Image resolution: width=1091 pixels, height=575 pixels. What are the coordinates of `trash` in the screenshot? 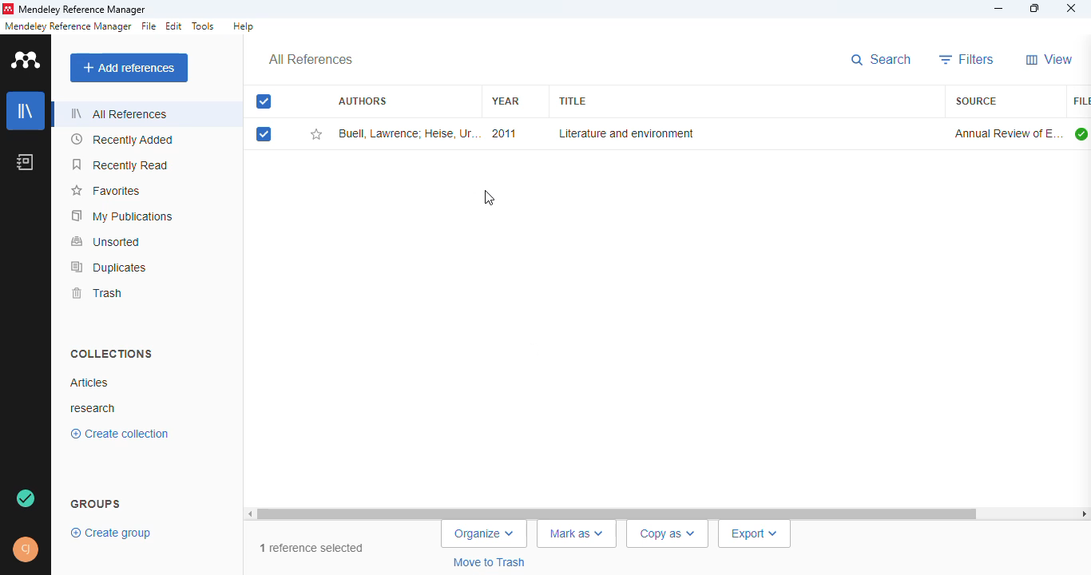 It's located at (97, 293).